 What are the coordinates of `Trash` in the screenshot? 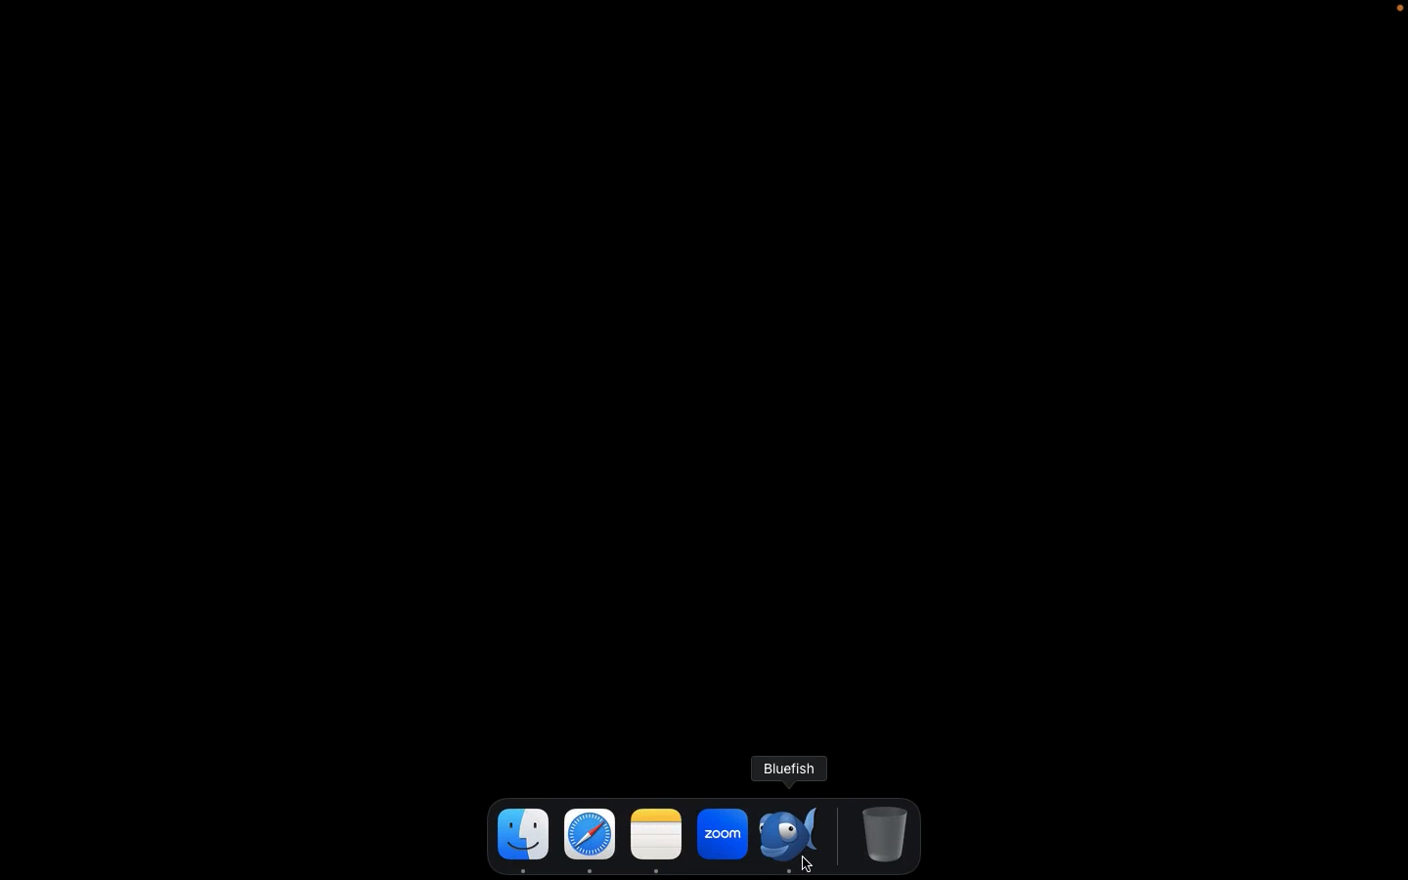 It's located at (886, 834).